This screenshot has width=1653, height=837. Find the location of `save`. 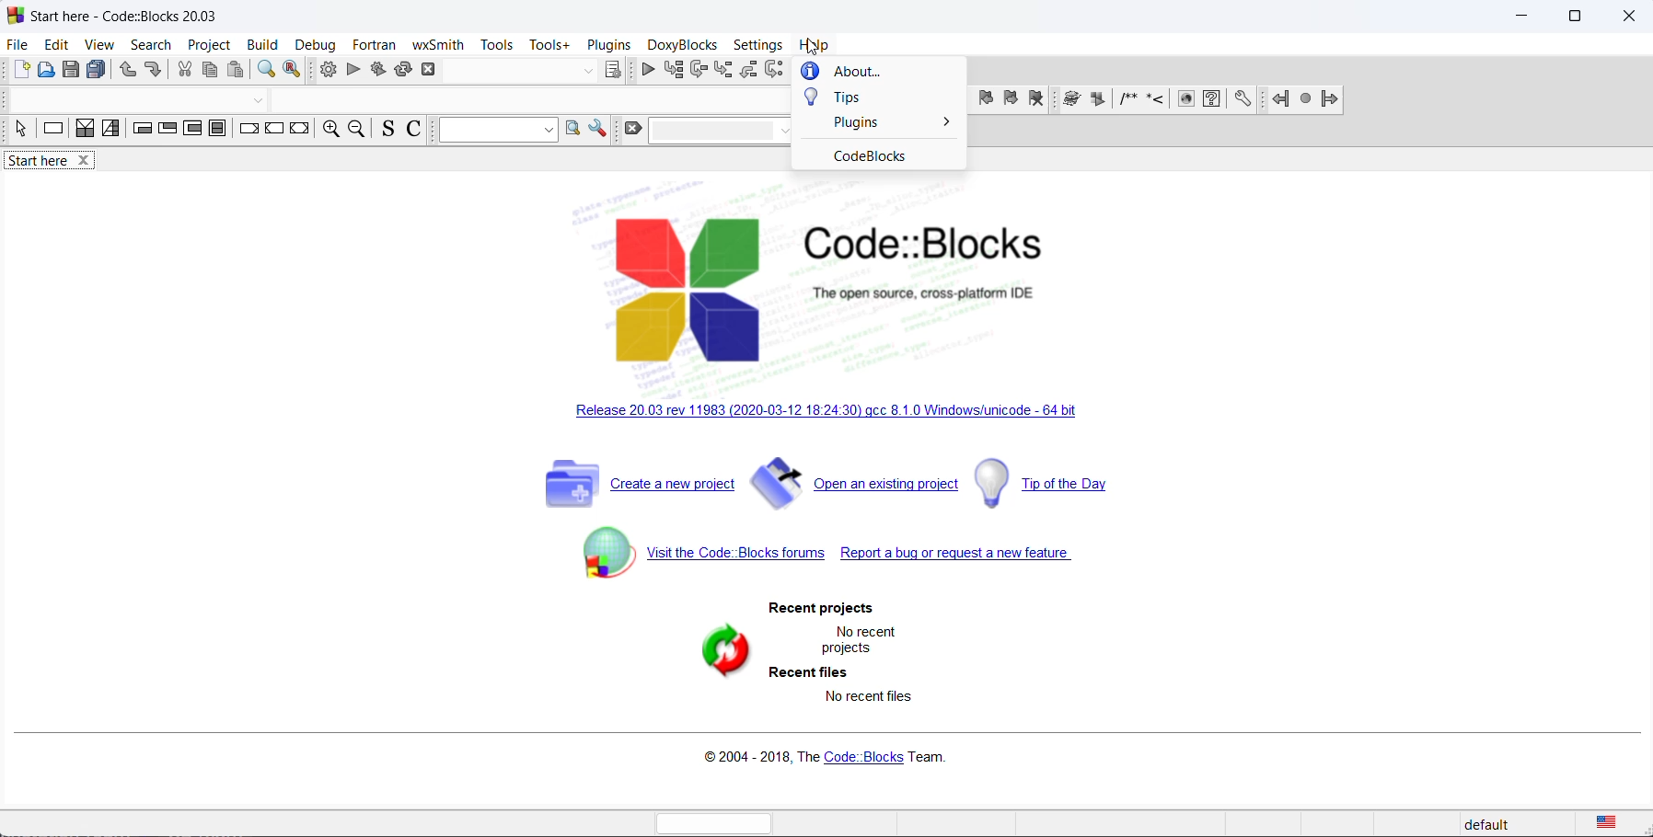

save is located at coordinates (70, 70).